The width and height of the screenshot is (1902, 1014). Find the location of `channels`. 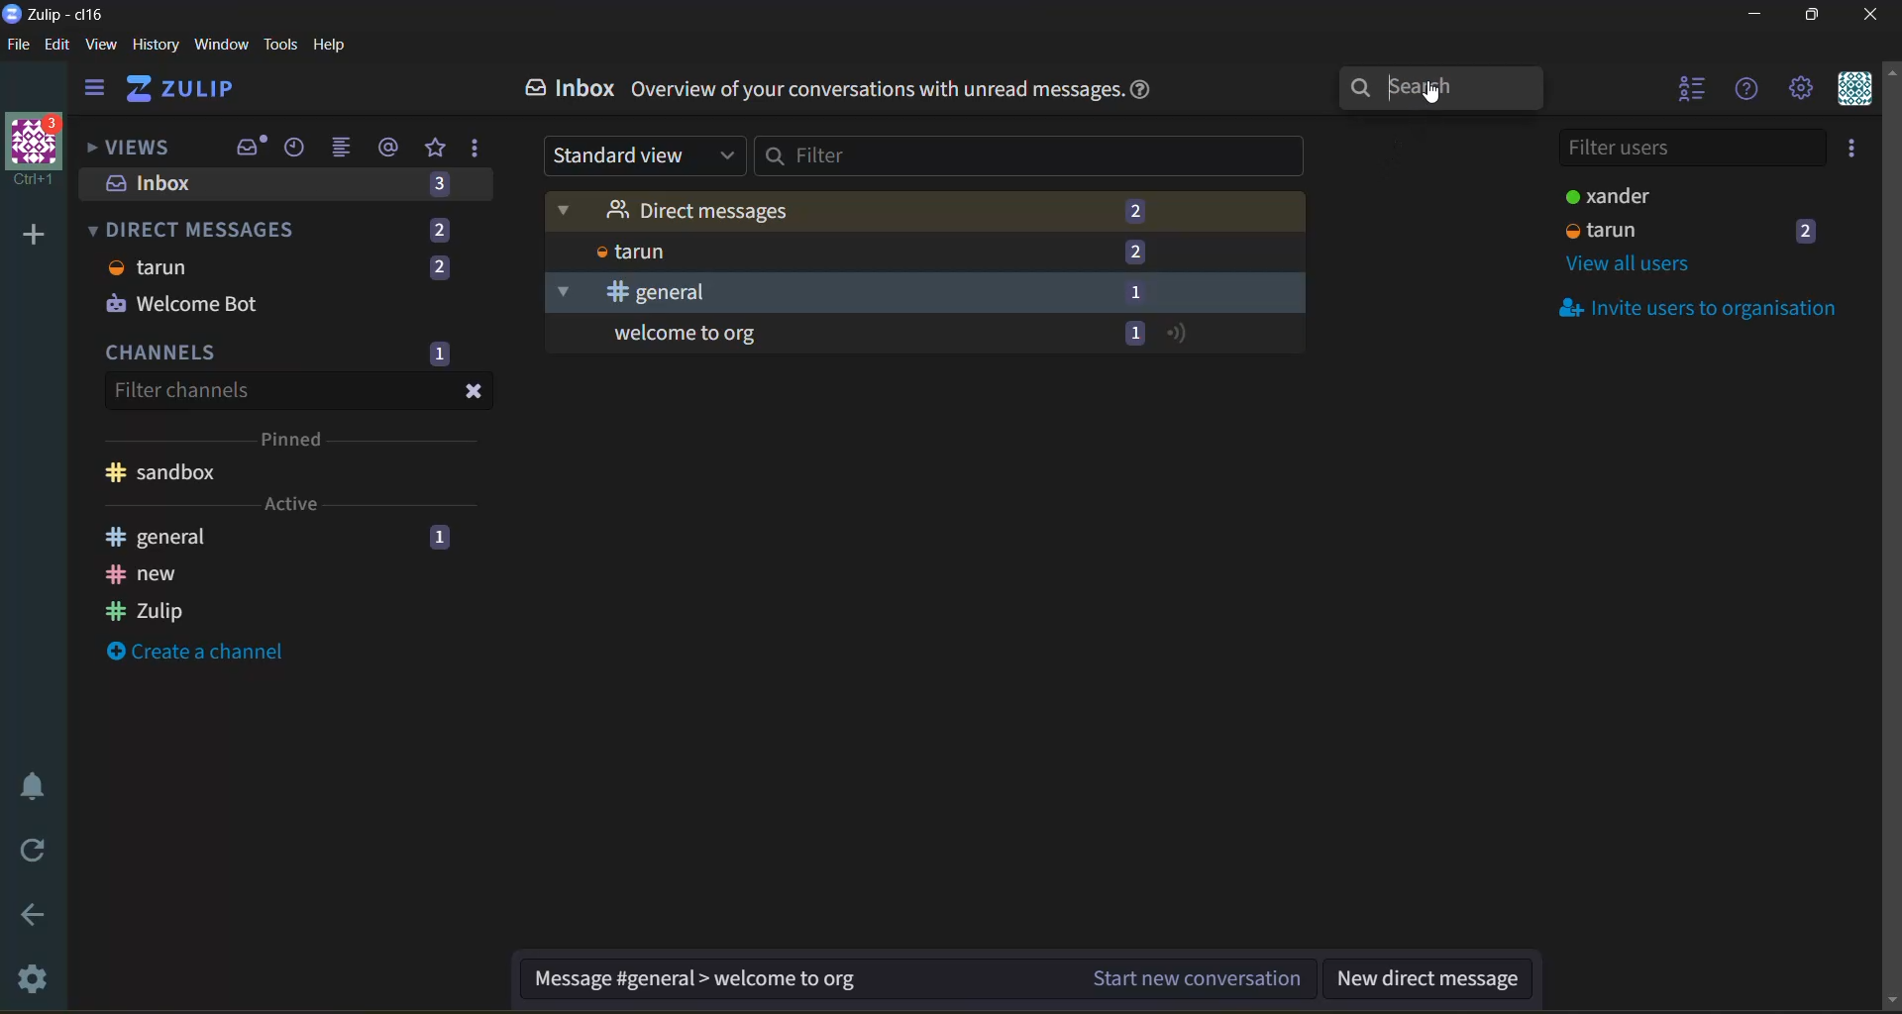

channels is located at coordinates (164, 352).